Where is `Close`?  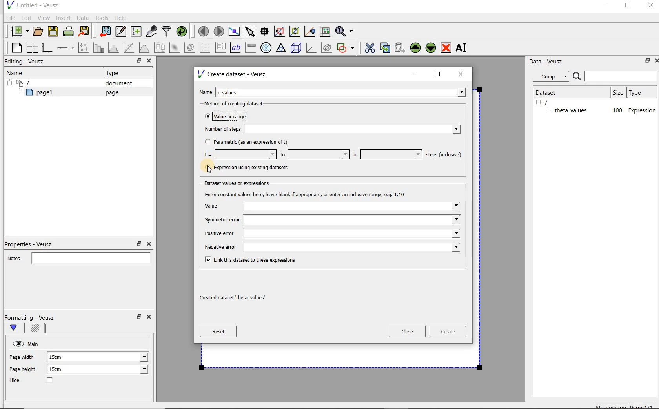
Close is located at coordinates (148, 62).